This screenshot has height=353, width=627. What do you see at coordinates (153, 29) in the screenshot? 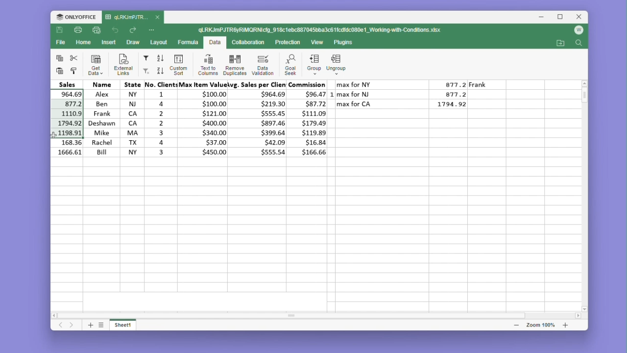
I see `More options` at bounding box center [153, 29].